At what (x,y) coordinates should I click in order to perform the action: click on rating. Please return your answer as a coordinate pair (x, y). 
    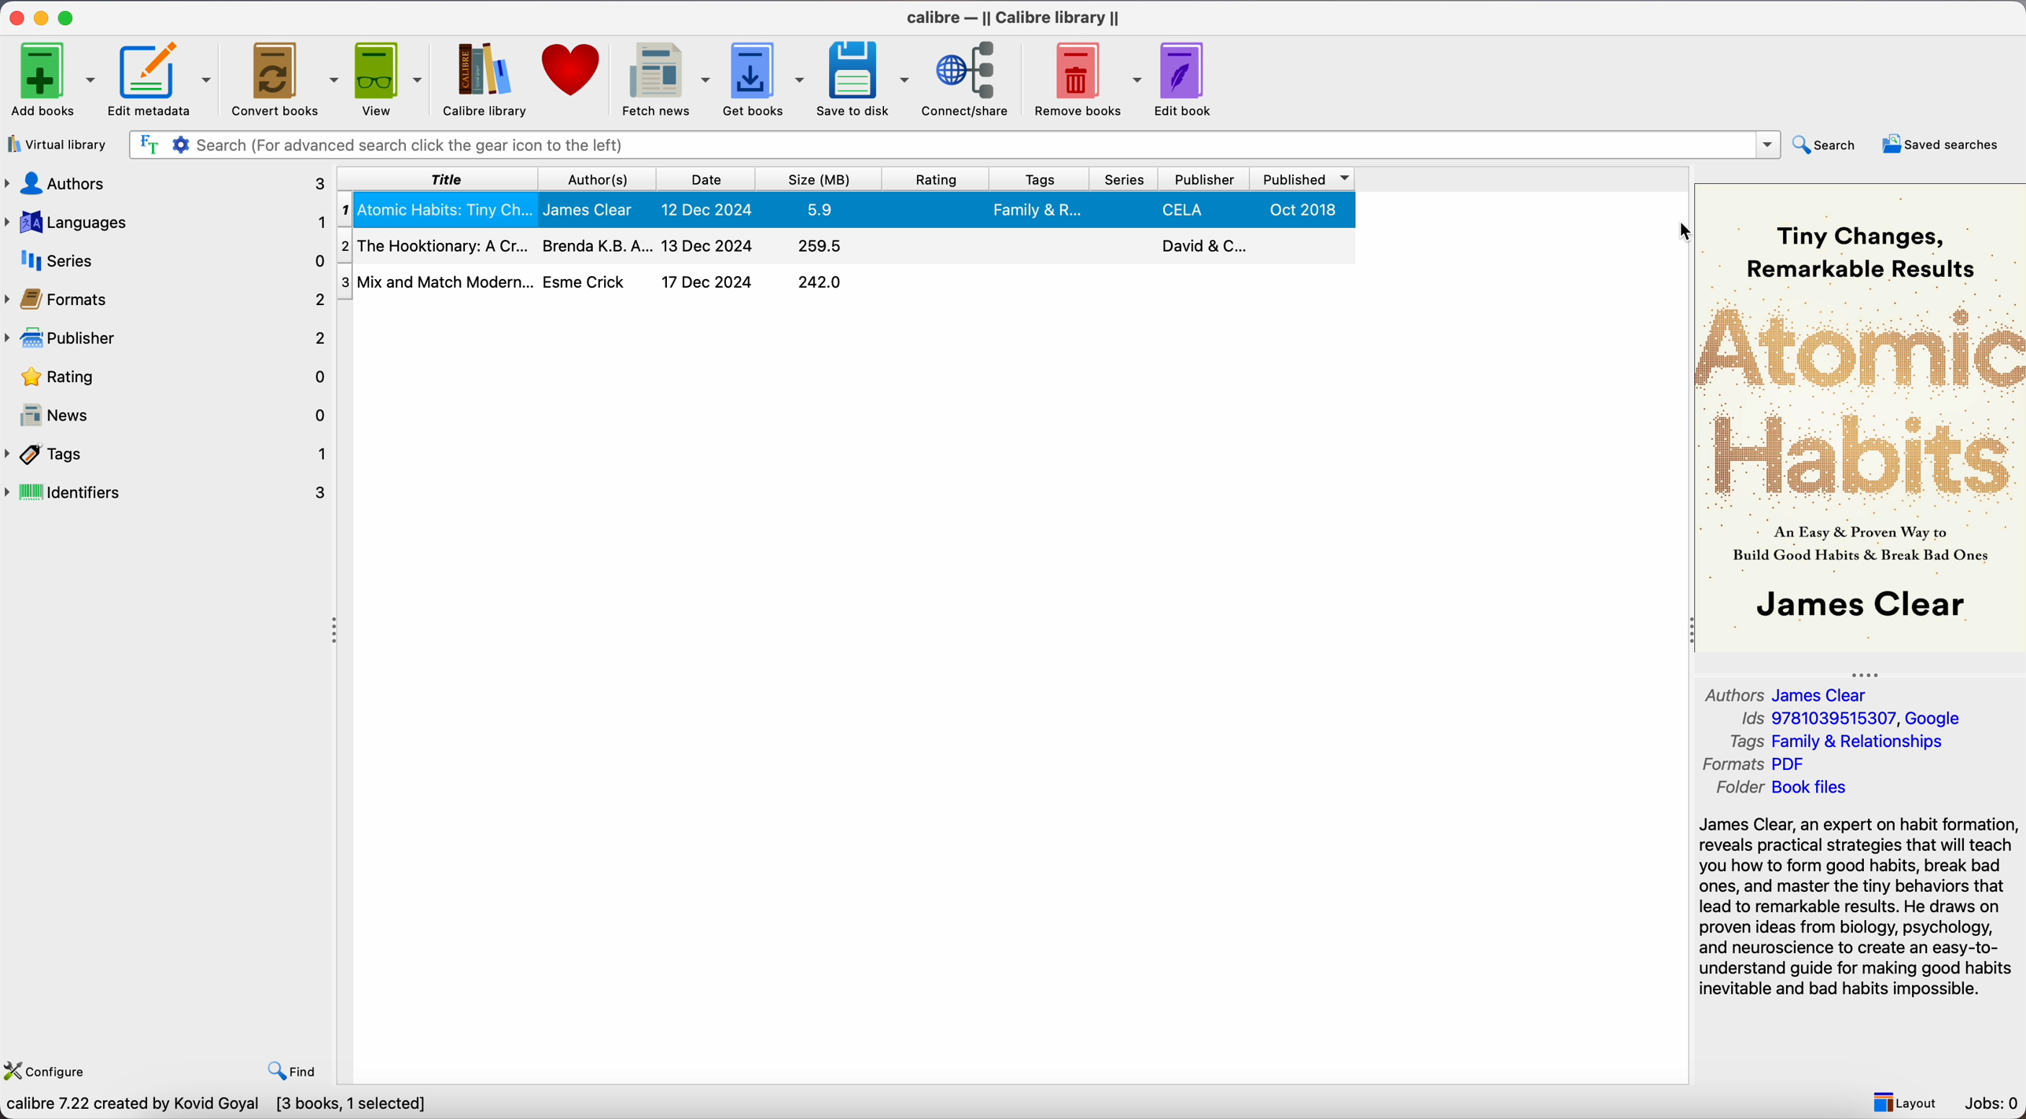
    Looking at the image, I should click on (937, 179).